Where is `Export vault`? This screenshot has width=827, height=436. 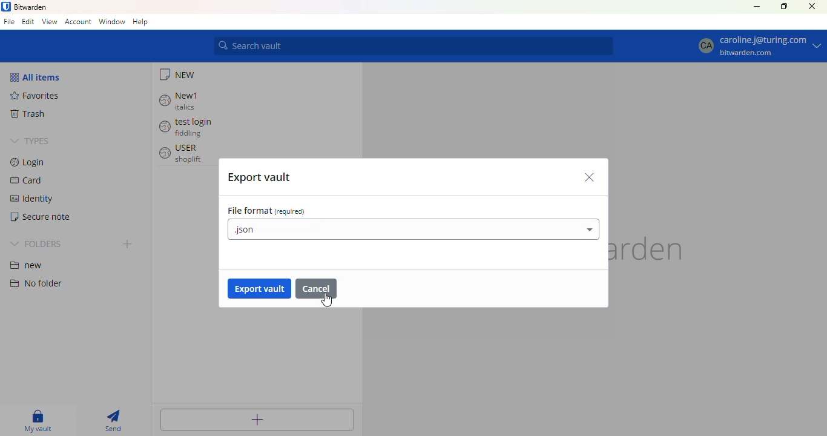
Export vault is located at coordinates (259, 177).